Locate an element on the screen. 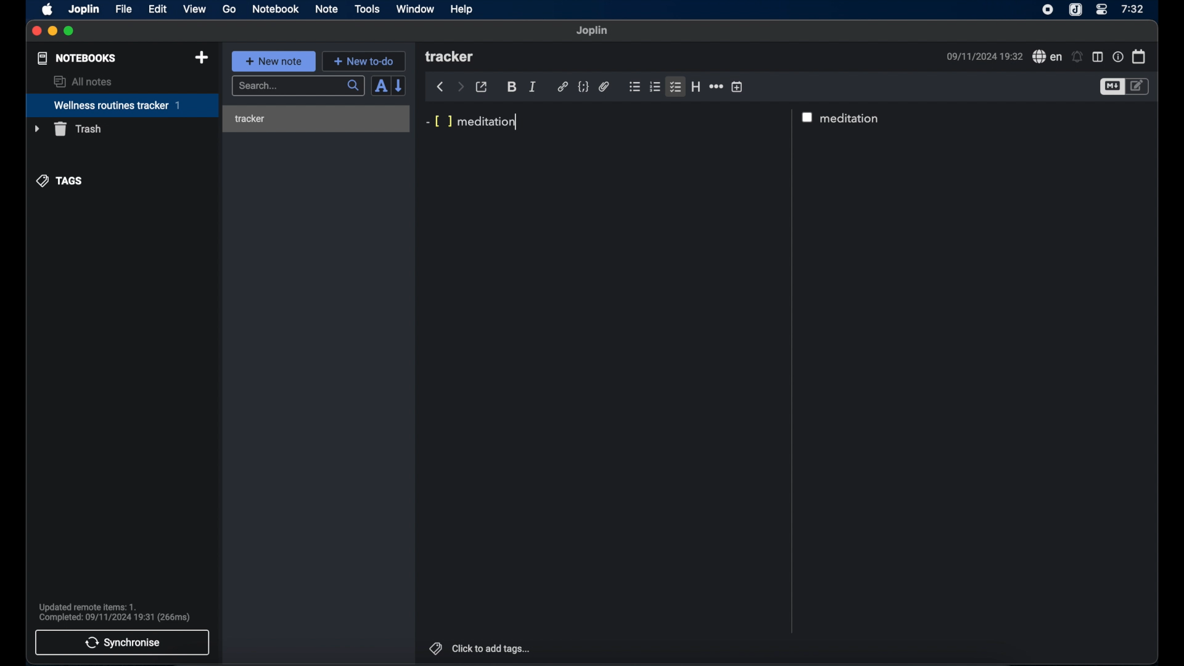 This screenshot has height=666, width=1184. italic is located at coordinates (533, 87).